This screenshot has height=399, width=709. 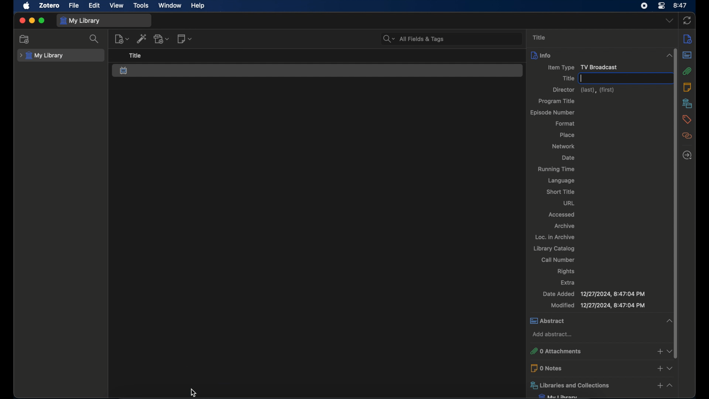 What do you see at coordinates (687, 56) in the screenshot?
I see `abstract` at bounding box center [687, 56].